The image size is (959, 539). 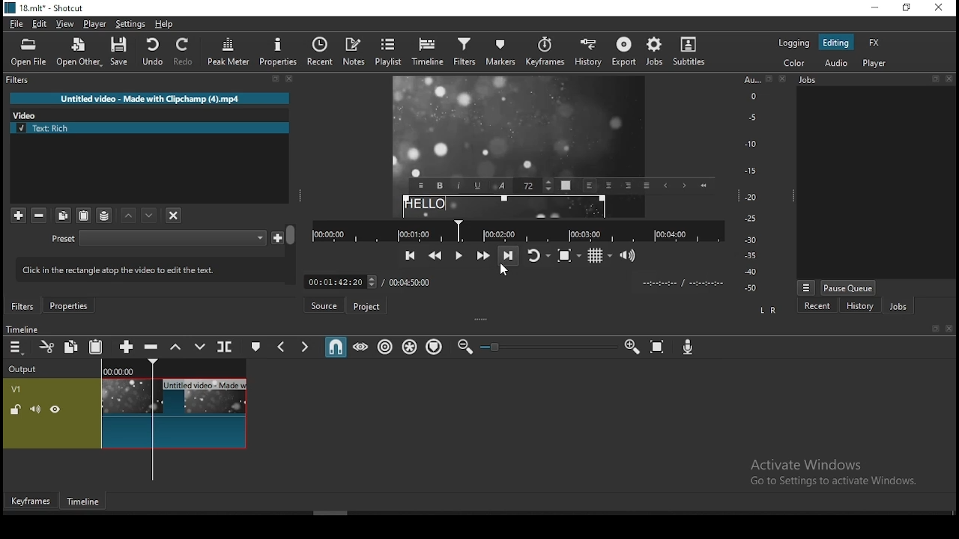 I want to click on cut, so click(x=46, y=347).